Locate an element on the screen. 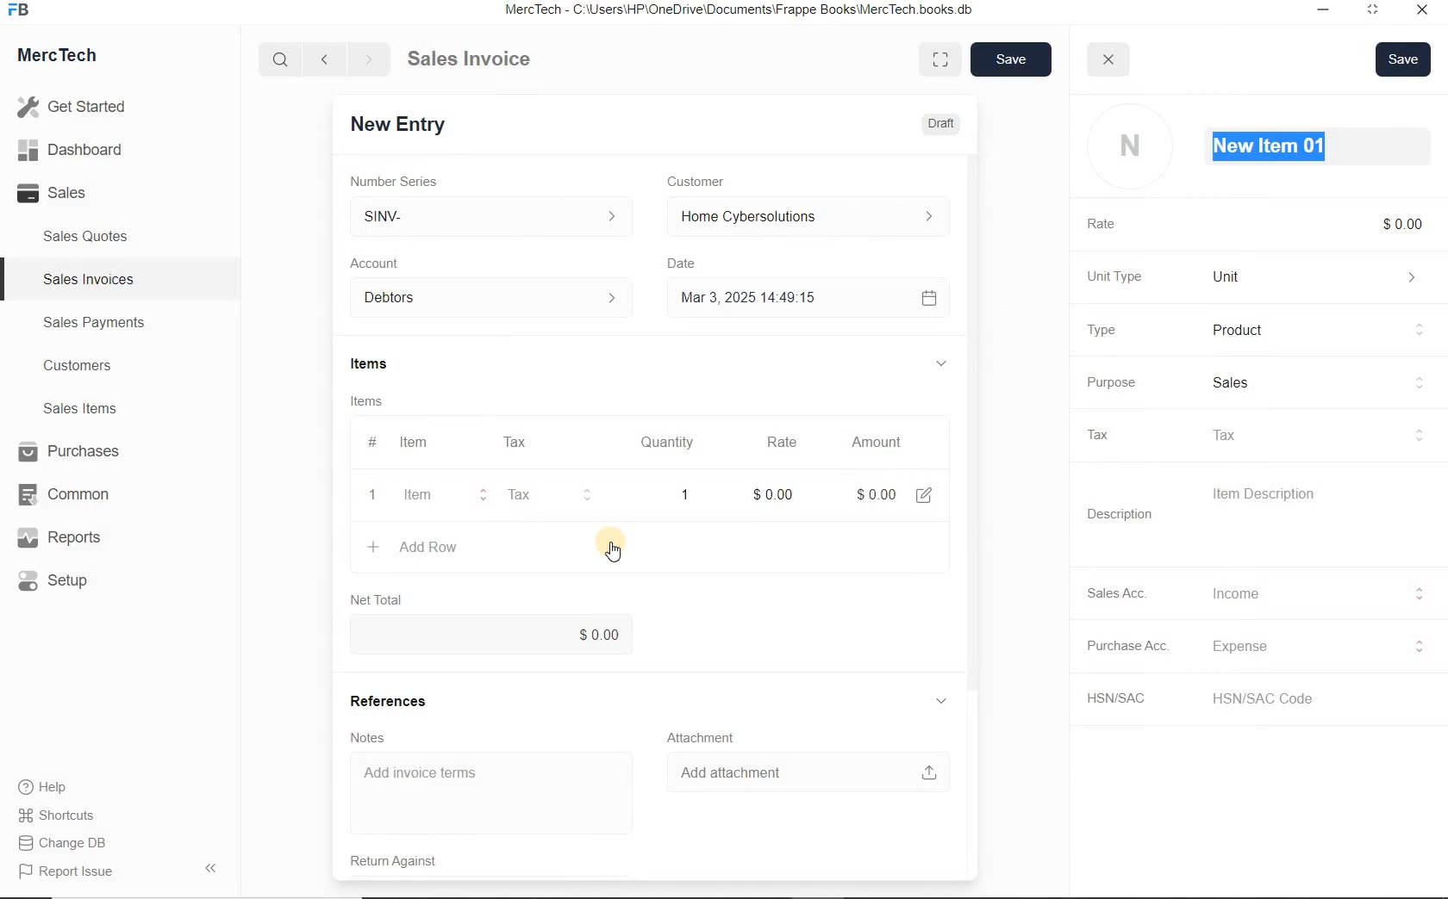 The width and height of the screenshot is (1448, 899). Add attachment is located at coordinates (798, 772).